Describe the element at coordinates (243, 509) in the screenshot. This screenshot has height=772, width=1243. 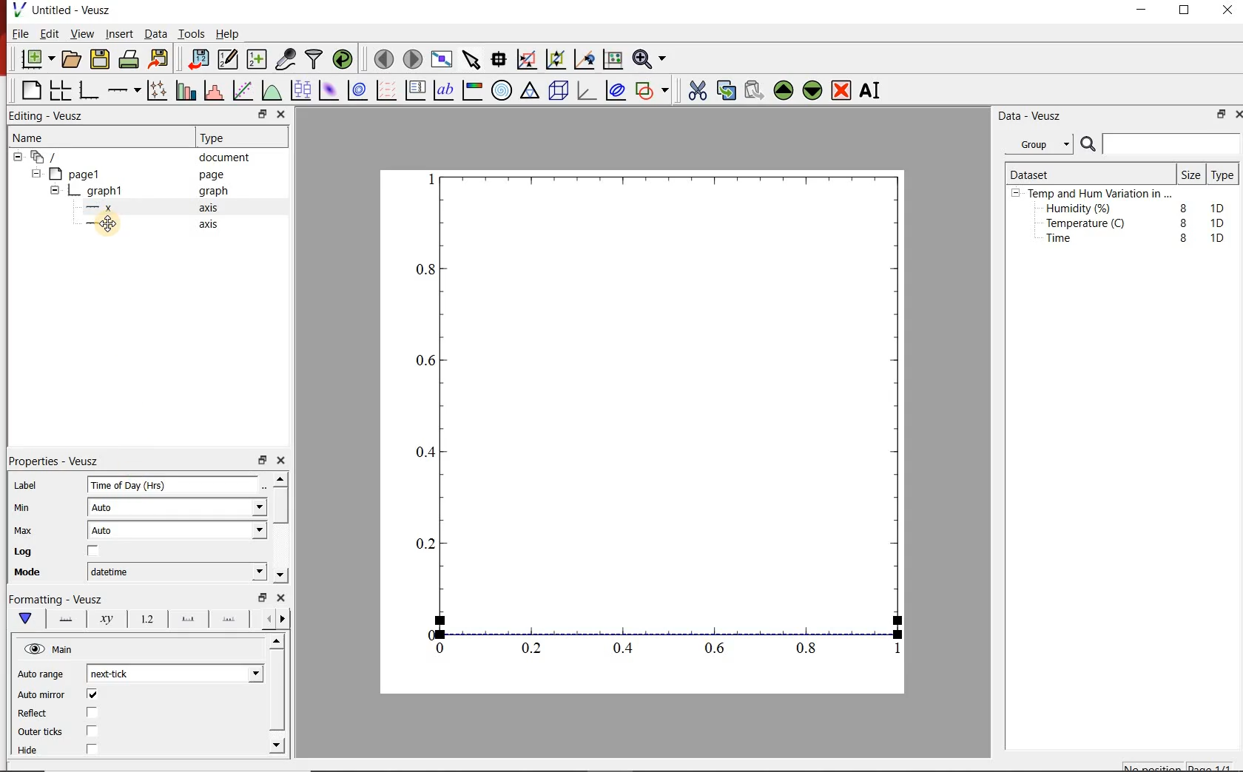
I see `Min dropdown` at that location.